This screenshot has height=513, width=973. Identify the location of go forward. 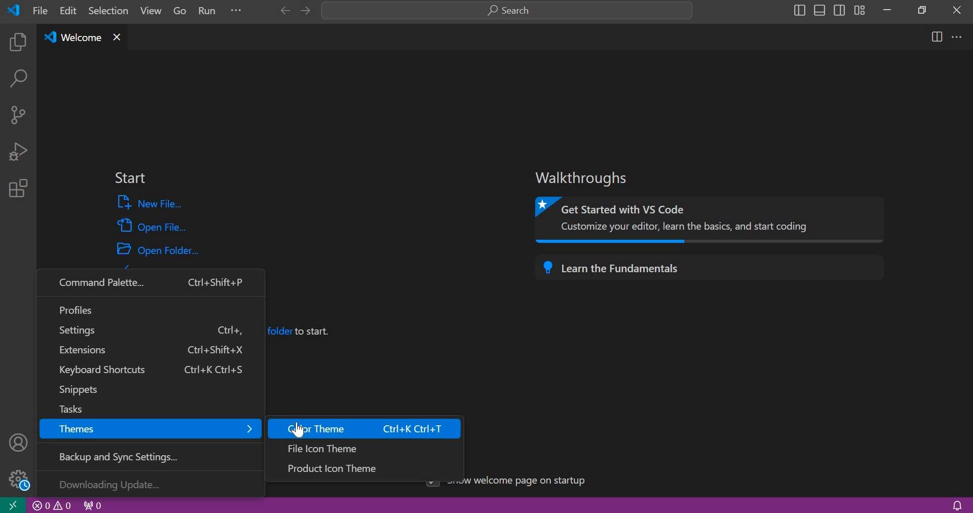
(283, 11).